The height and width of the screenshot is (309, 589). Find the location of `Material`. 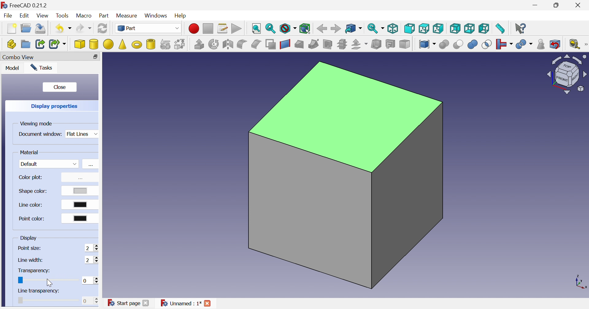

Material is located at coordinates (29, 152).